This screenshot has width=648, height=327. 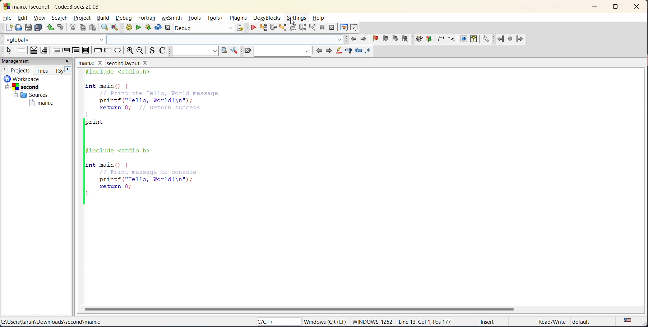 What do you see at coordinates (338, 51) in the screenshot?
I see `highlight` at bounding box center [338, 51].